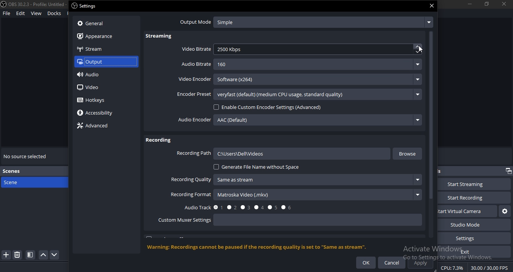 The width and height of the screenshot is (513, 272). I want to click on veryfast (default) (medium CPU usage. standard quality), so click(317, 95).